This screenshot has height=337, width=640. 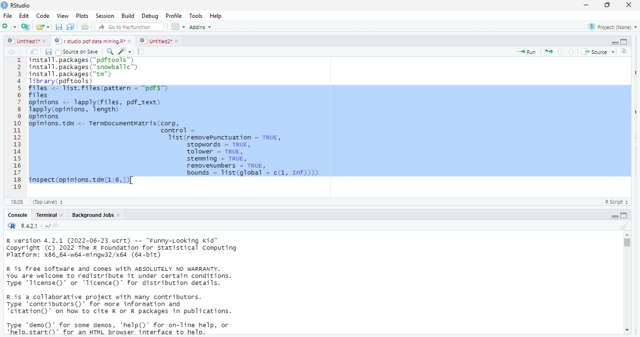 I want to click on save current document, so click(x=59, y=27).